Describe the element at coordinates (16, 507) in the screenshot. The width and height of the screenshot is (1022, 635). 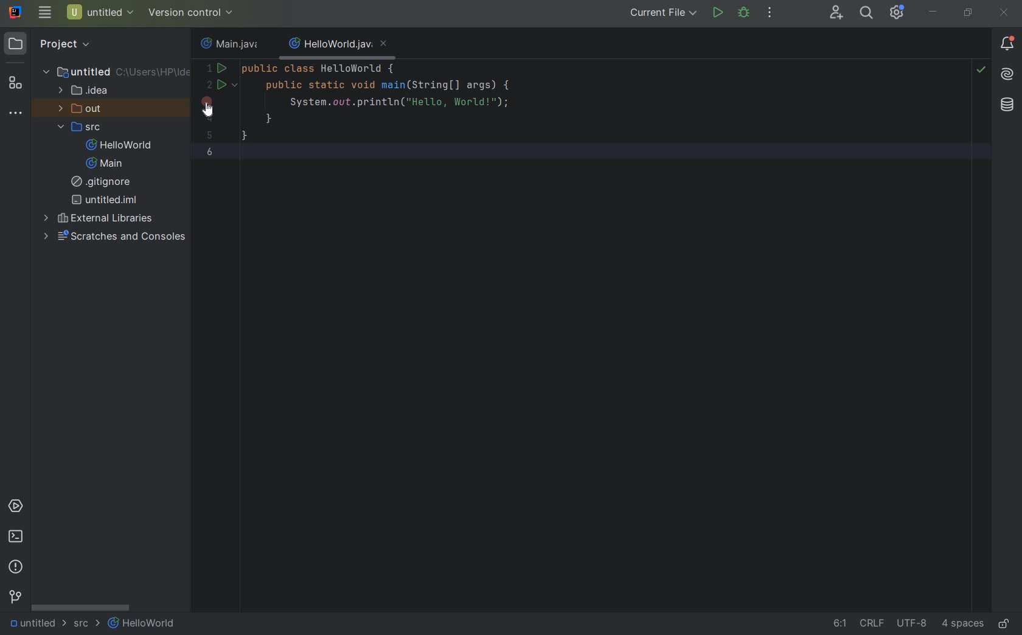
I see `services` at that location.